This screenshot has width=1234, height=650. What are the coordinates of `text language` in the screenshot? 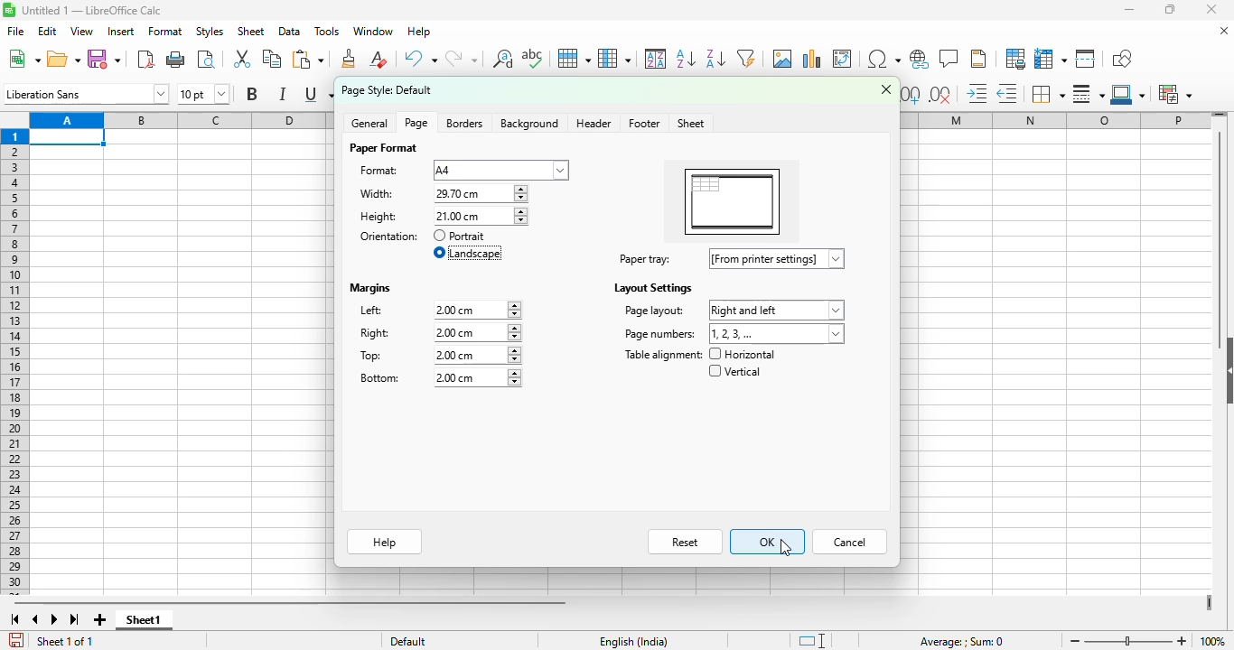 It's located at (634, 642).